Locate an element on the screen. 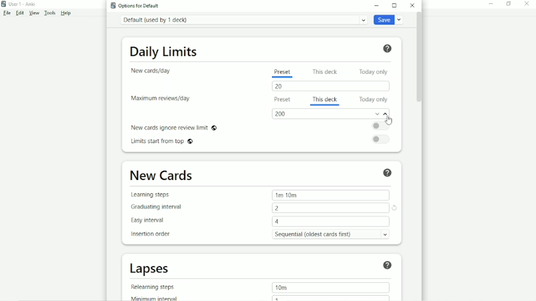  Maximize is located at coordinates (395, 5).